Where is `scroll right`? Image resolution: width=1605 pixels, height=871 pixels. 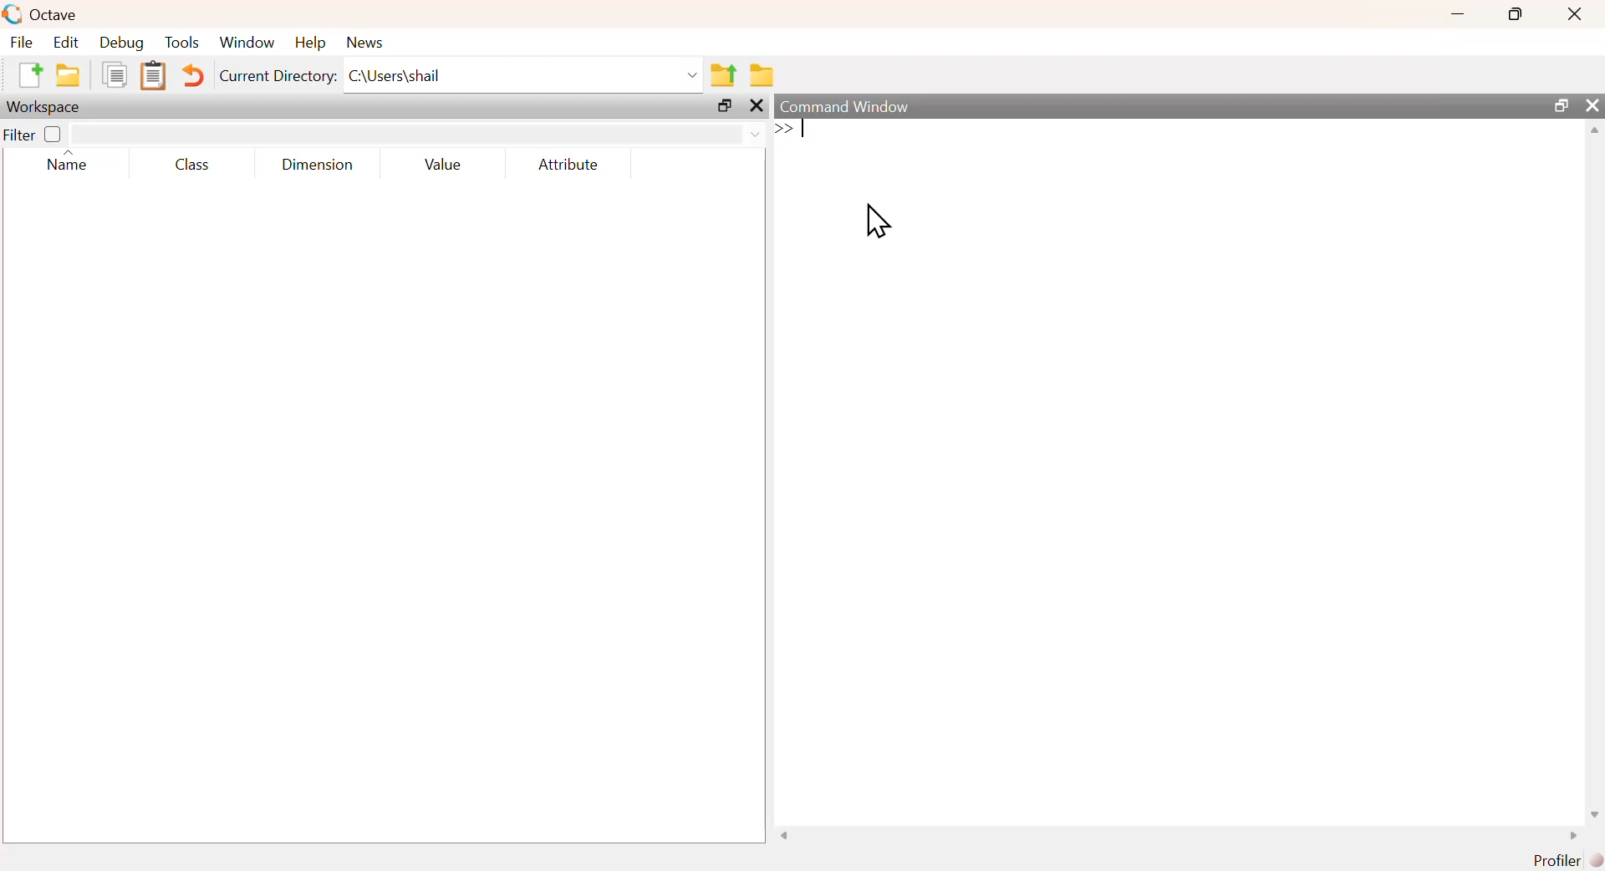 scroll right is located at coordinates (1573, 836).